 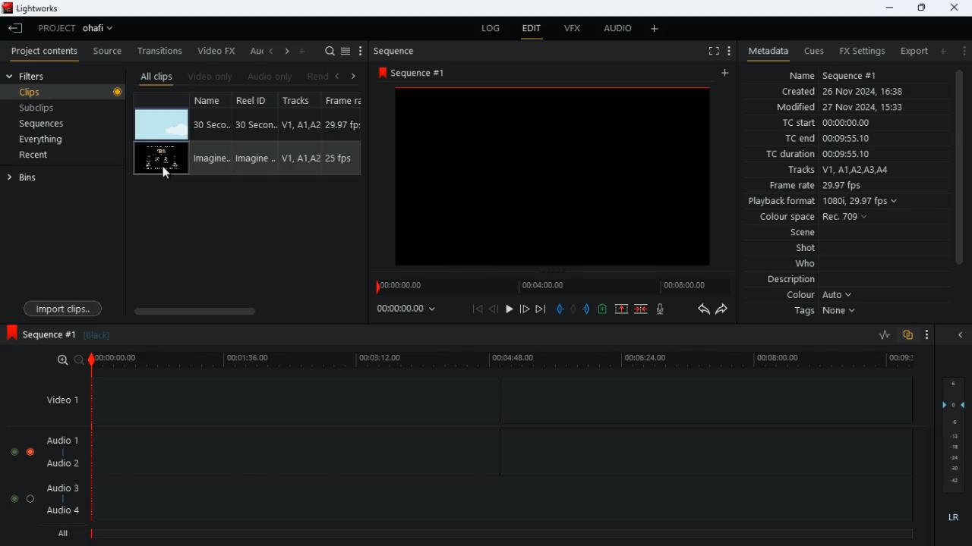 I want to click on video 1, so click(x=57, y=399).